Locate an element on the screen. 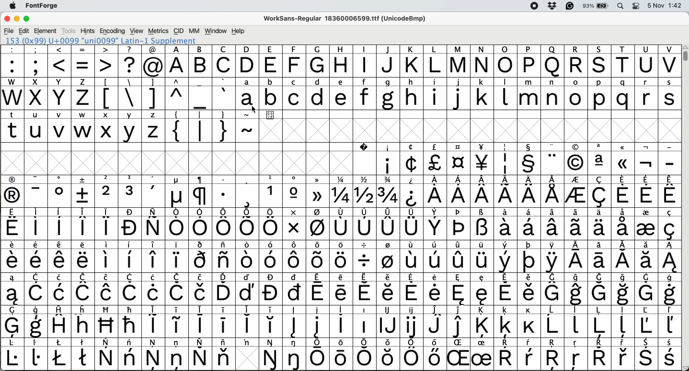 This screenshot has width=689, height=371. symbol is located at coordinates (507, 159).